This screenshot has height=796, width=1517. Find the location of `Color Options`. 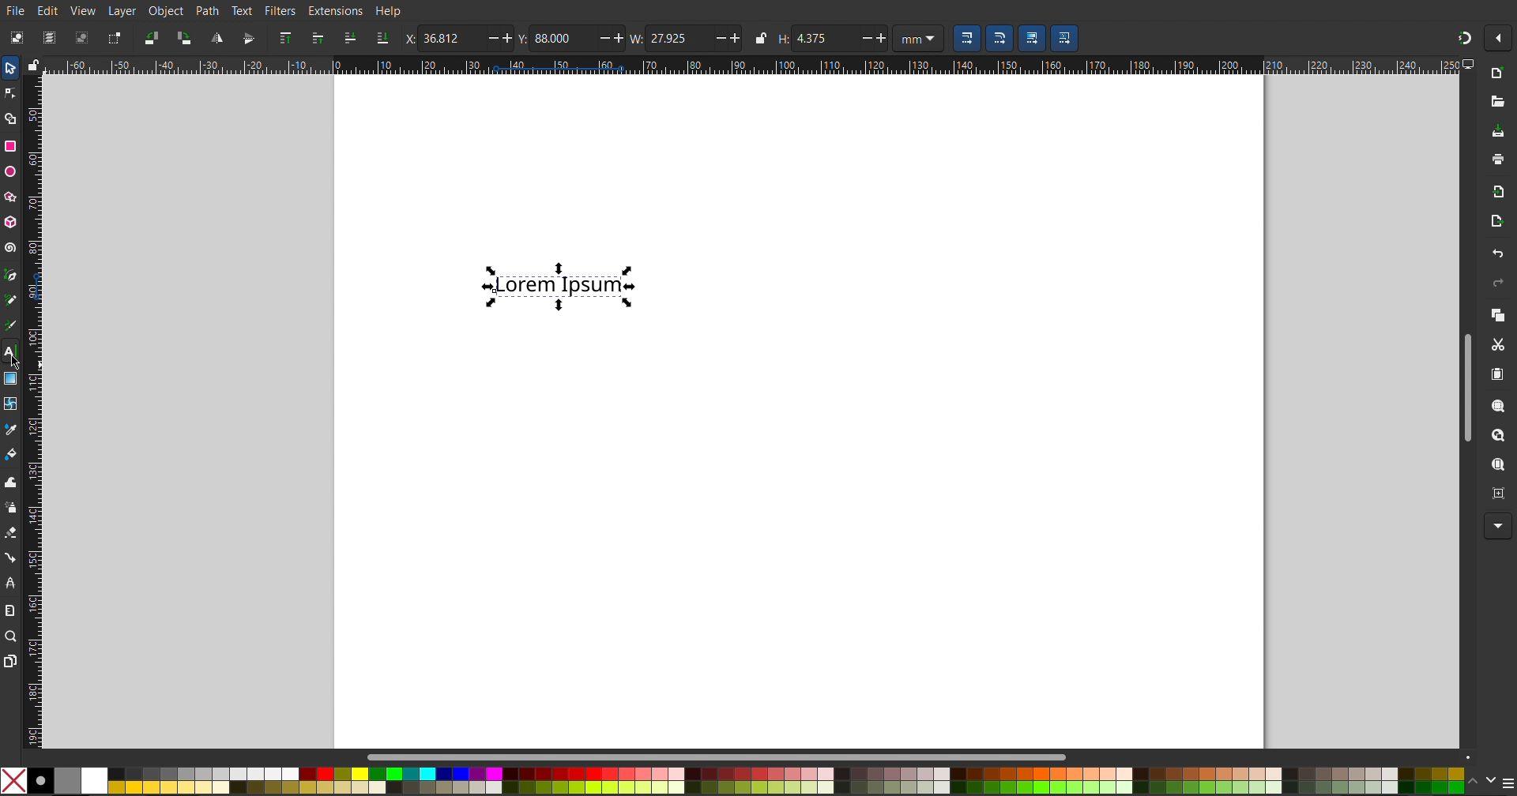

Color Options is located at coordinates (1489, 780).